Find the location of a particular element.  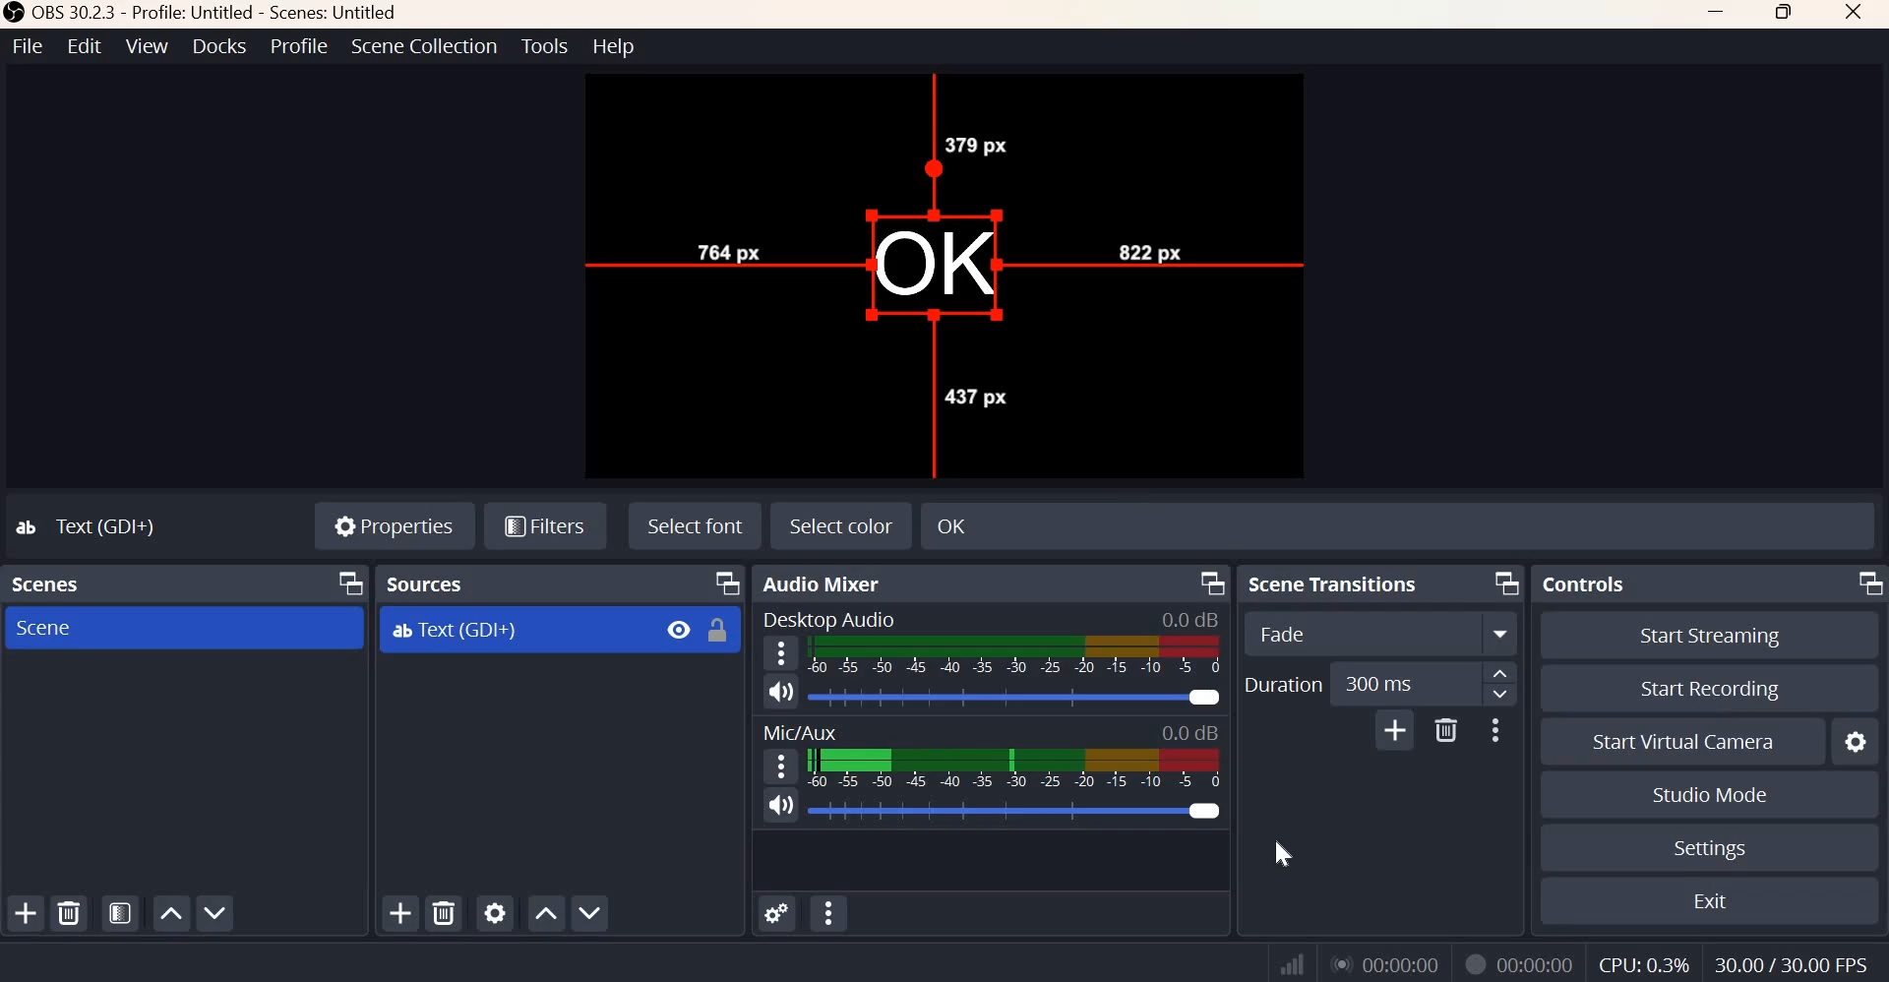

Dock Options icon is located at coordinates (1213, 583).